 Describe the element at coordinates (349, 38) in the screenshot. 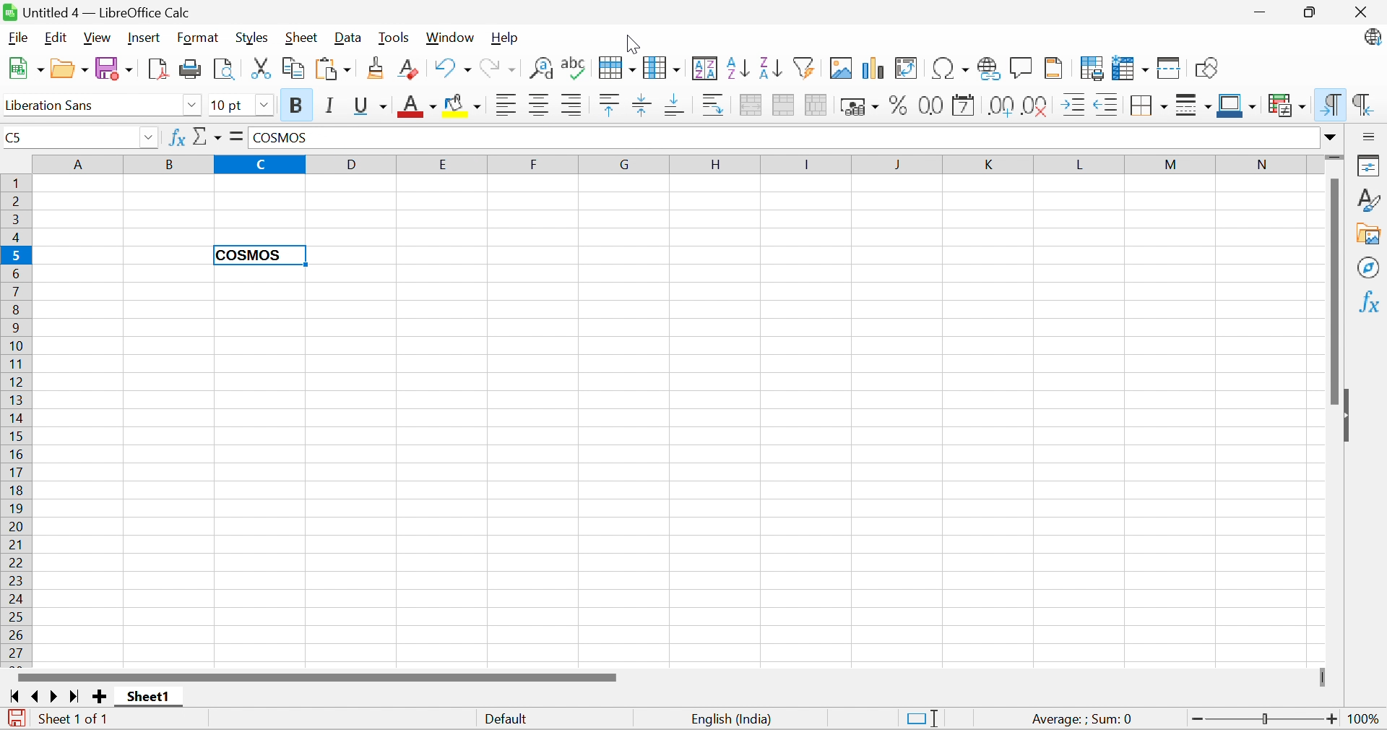

I see `Data` at that location.